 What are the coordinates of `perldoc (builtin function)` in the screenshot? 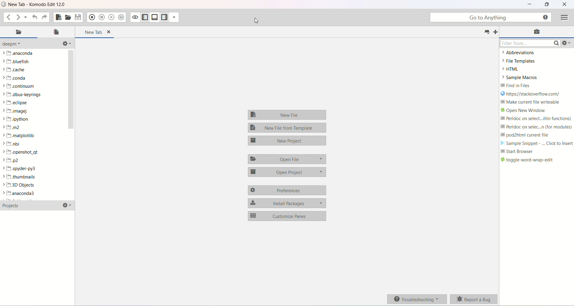 It's located at (537, 118).